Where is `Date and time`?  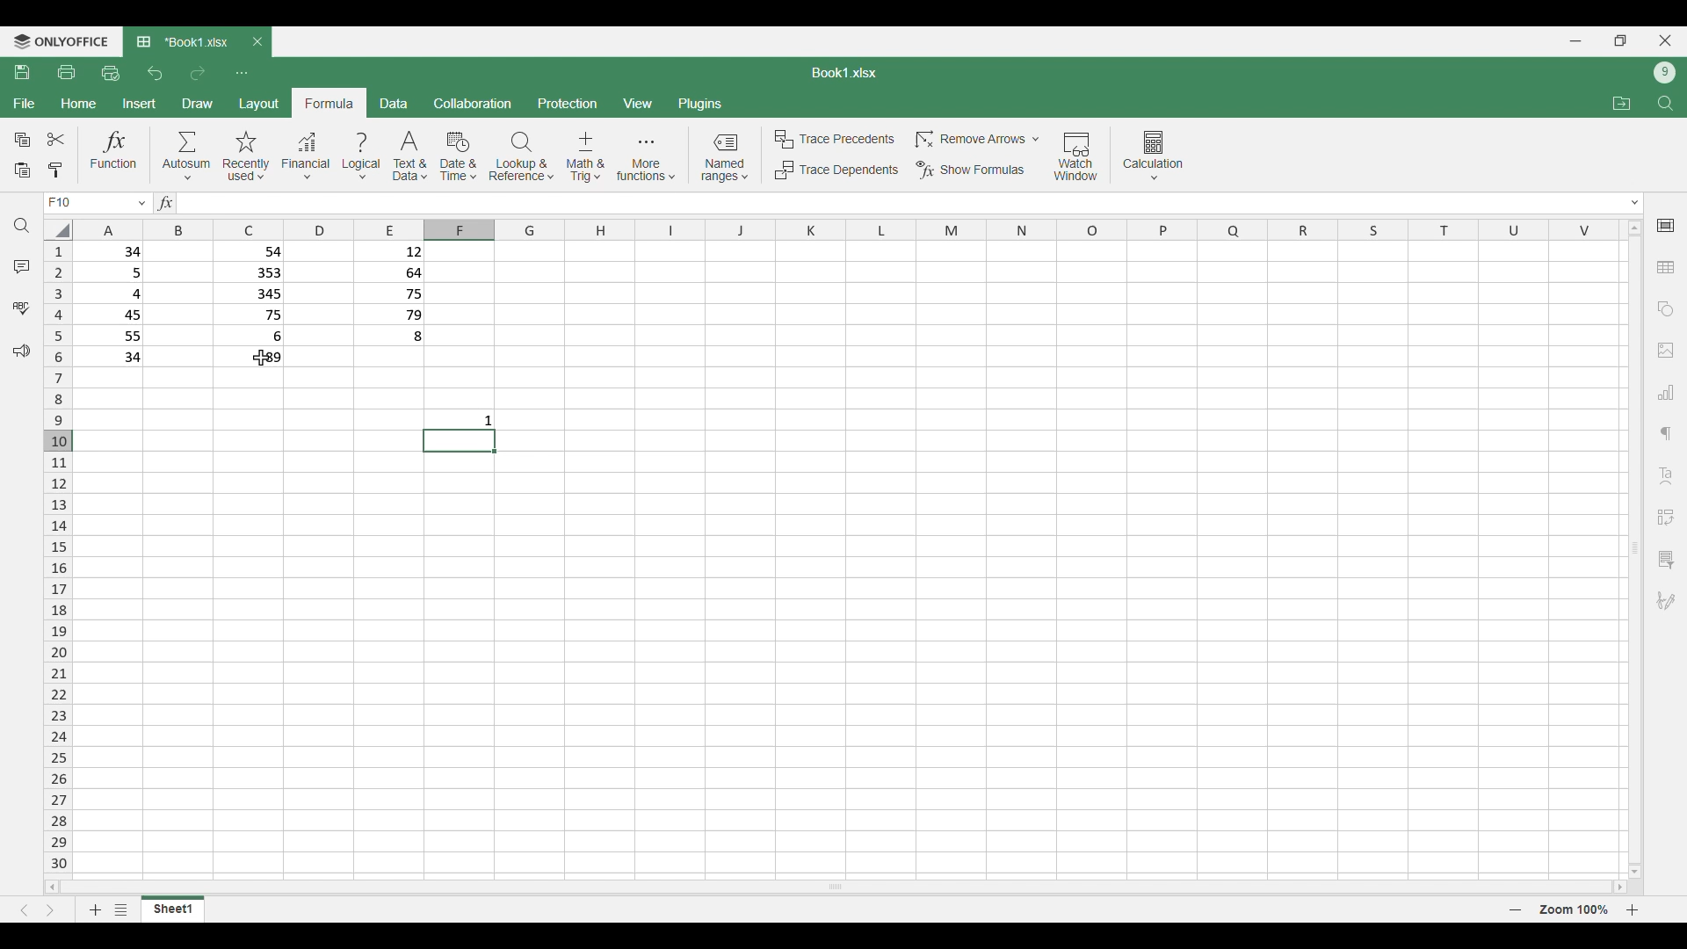
Date and time is located at coordinates (458, 156).